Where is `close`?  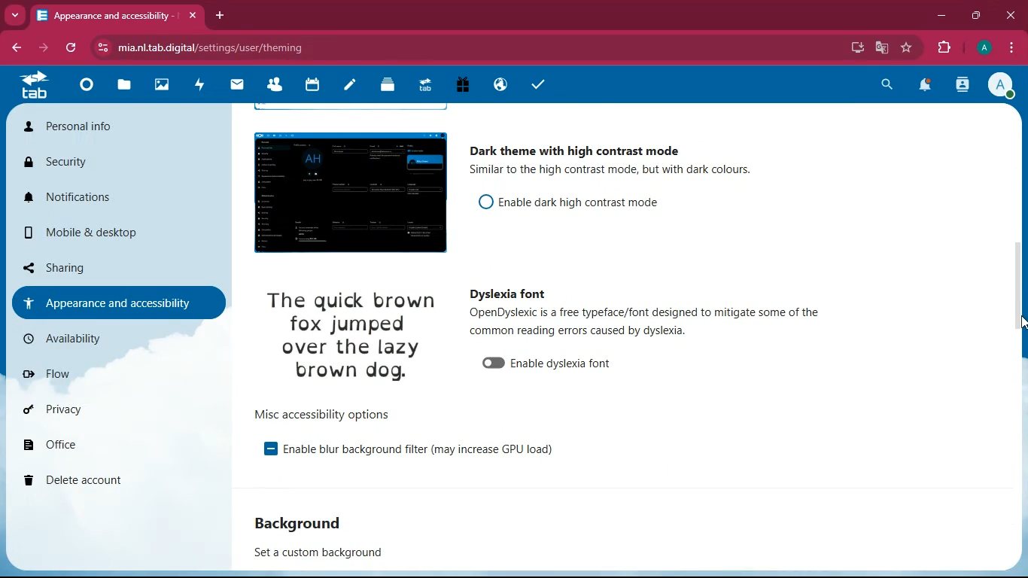
close is located at coordinates (1011, 16).